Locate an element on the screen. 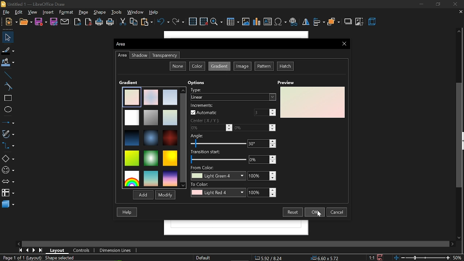 This screenshot has width=464, height=261. close is located at coordinates (344, 43).